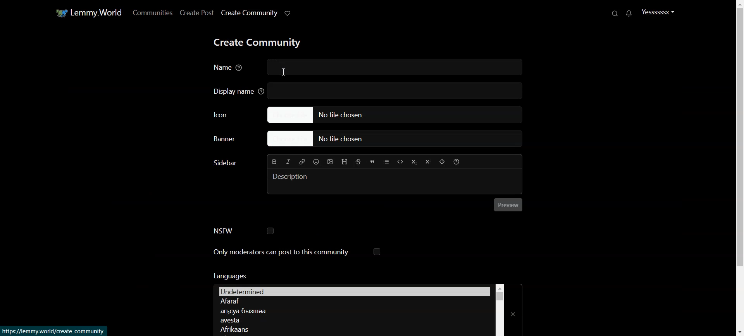 This screenshot has height=336, width=744. What do you see at coordinates (345, 162) in the screenshot?
I see `Header` at bounding box center [345, 162].